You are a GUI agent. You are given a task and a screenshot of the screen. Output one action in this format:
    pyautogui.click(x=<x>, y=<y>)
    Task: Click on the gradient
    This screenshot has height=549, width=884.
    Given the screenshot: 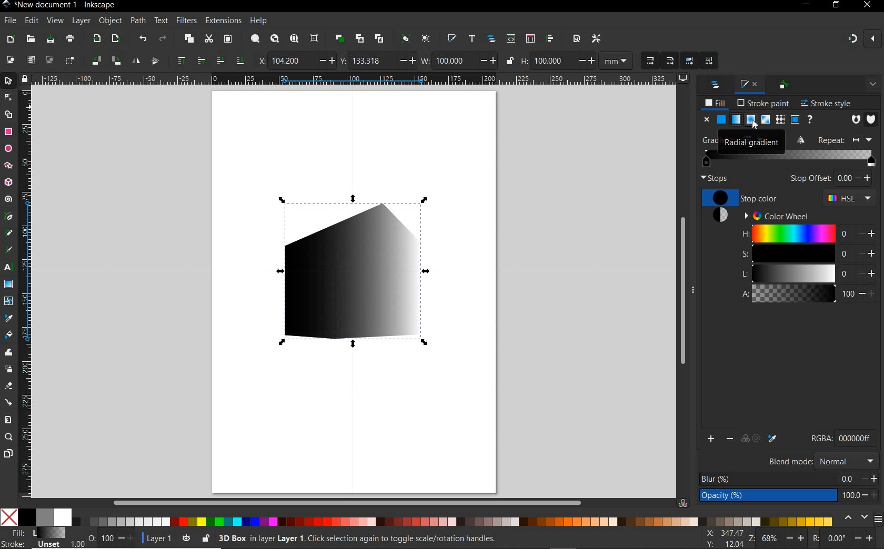 What is the action you would take?
    pyautogui.click(x=718, y=218)
    